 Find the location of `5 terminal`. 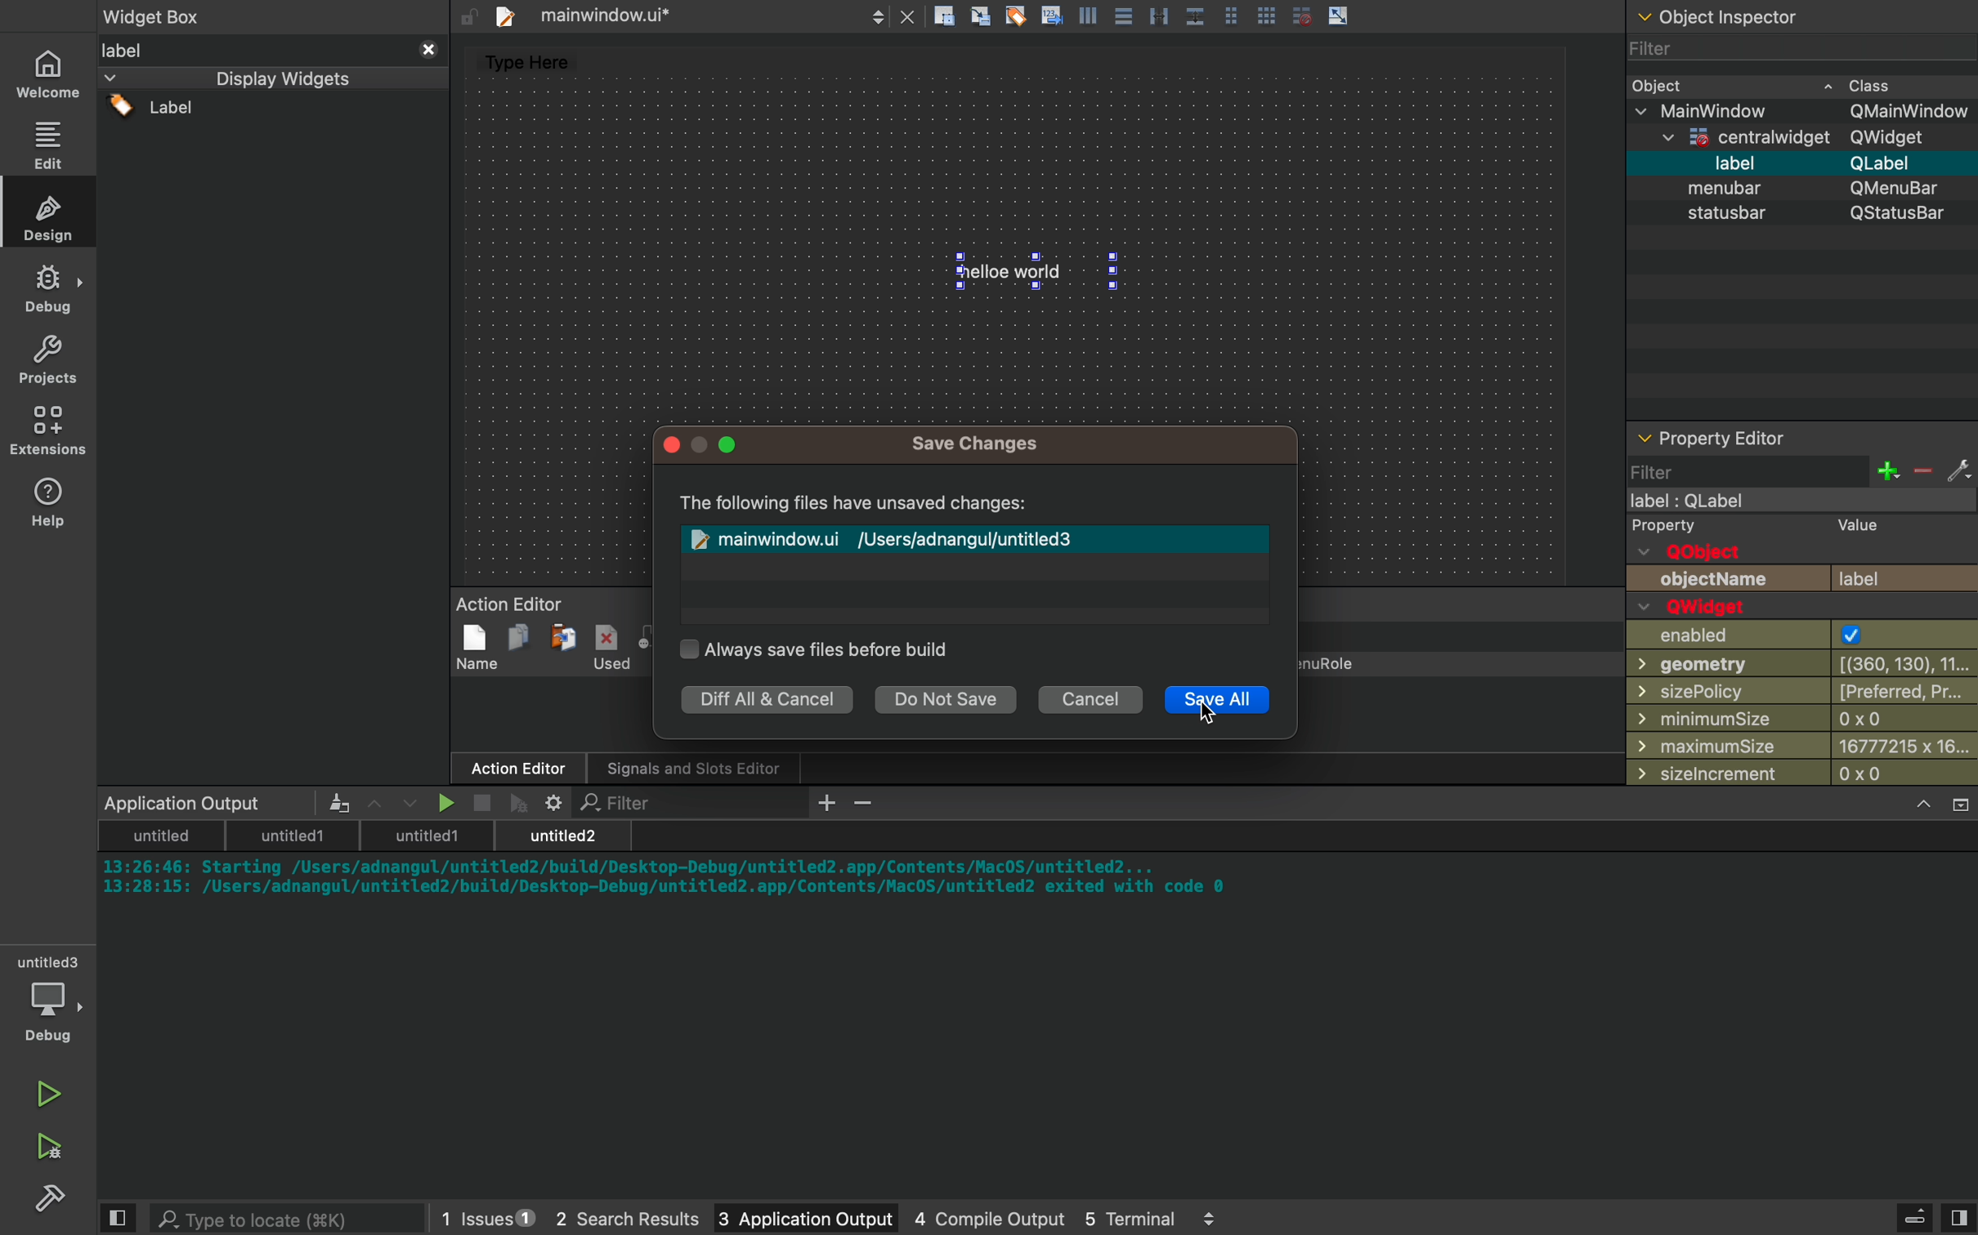

5 terminal is located at coordinates (1145, 1218).